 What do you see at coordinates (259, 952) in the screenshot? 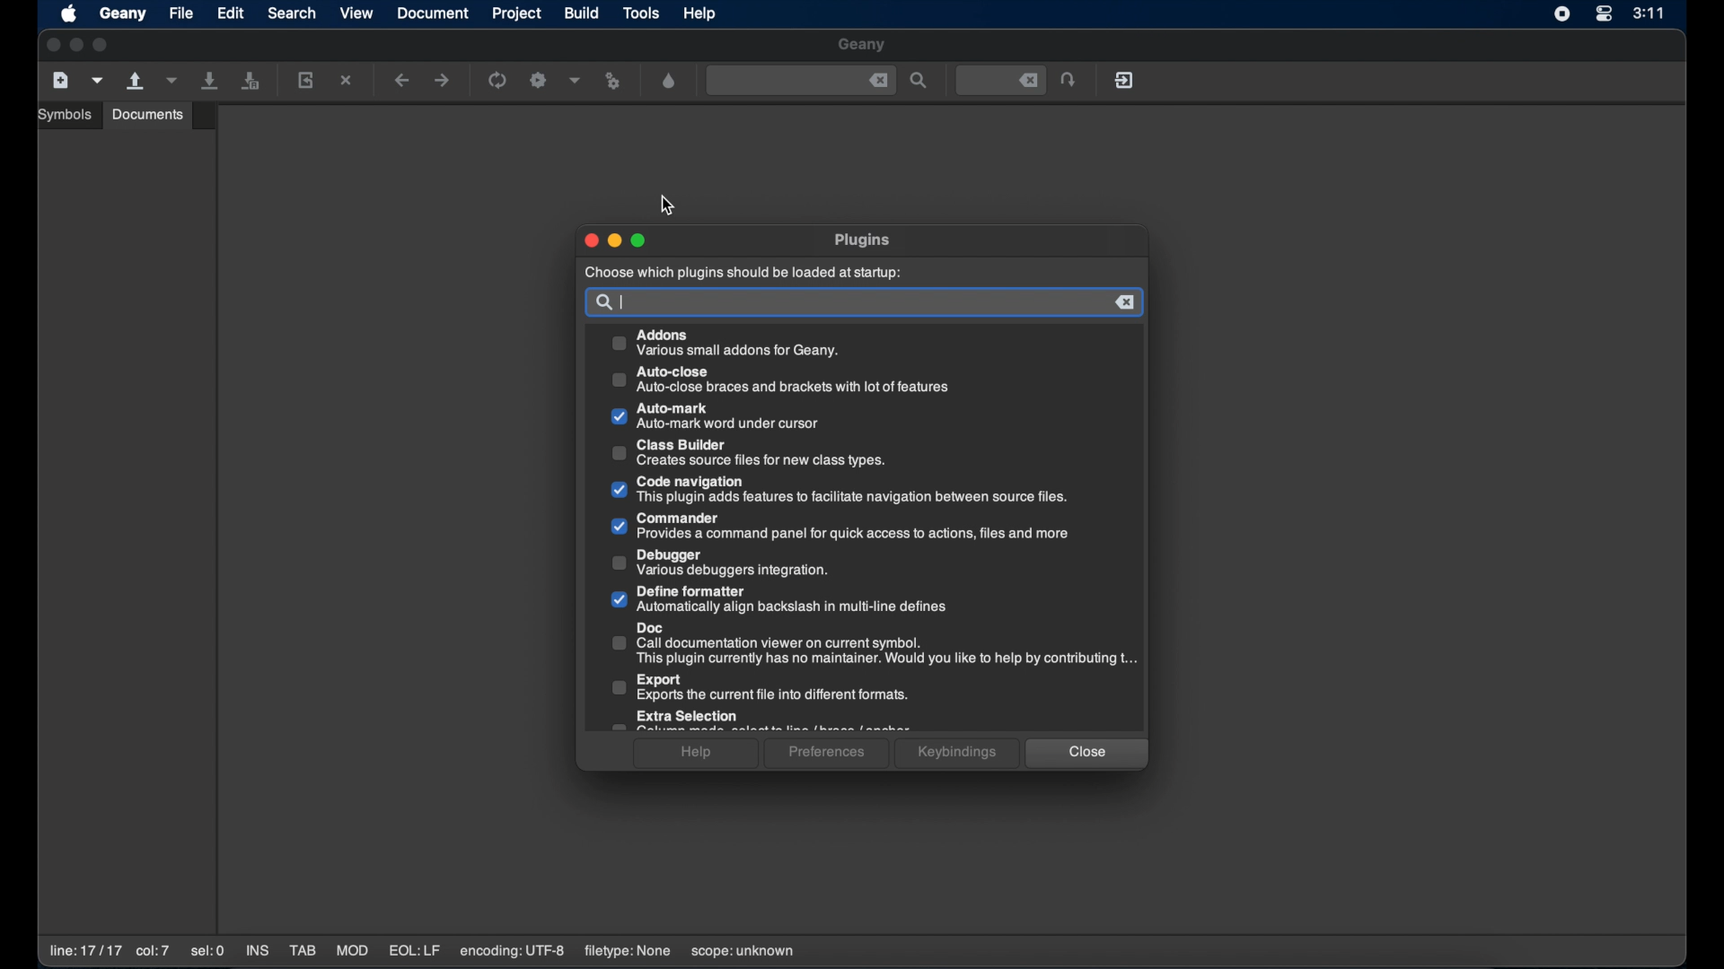
I see `INS` at bounding box center [259, 952].